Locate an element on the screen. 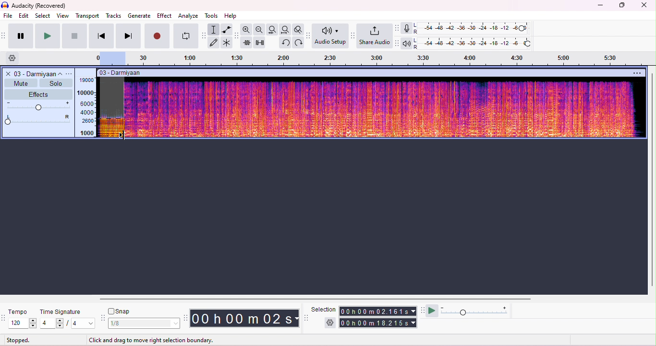  playback meter is located at coordinates (407, 43).